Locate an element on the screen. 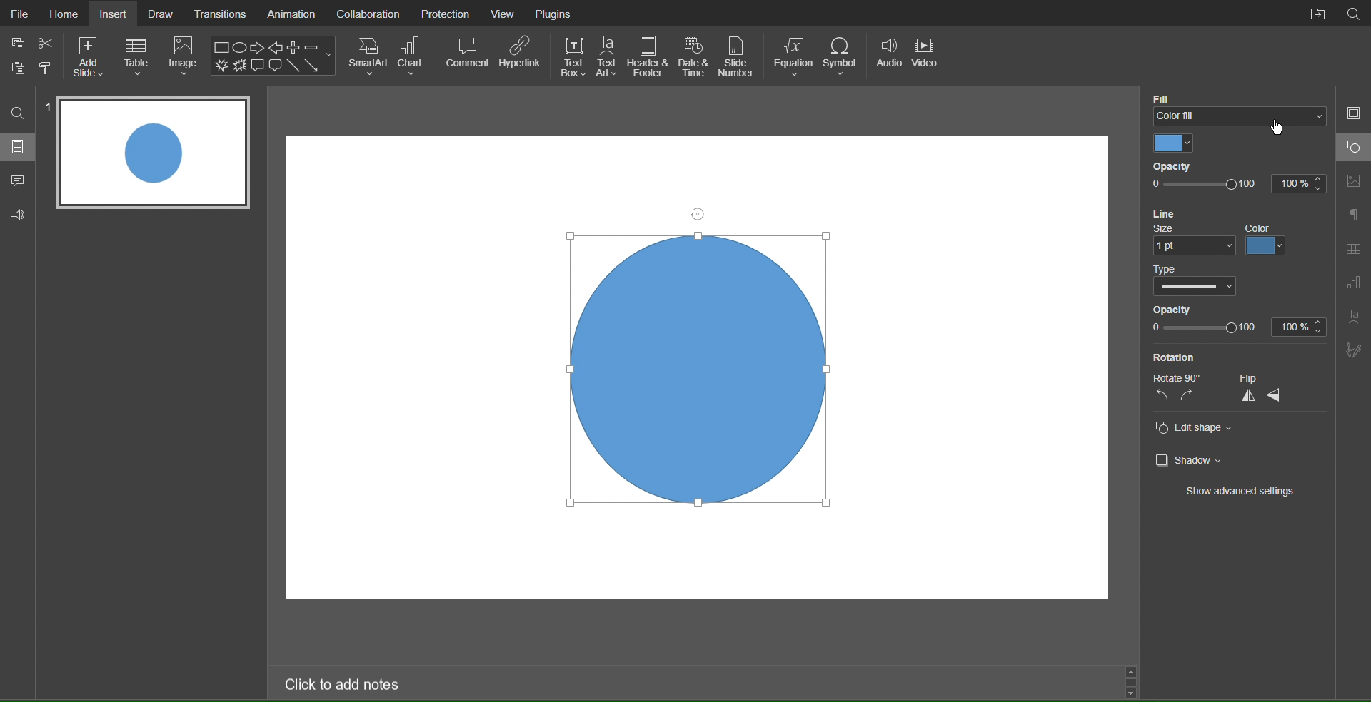  Search is located at coordinates (20, 113).